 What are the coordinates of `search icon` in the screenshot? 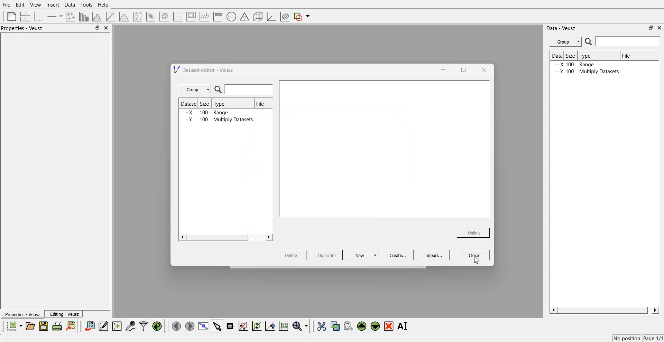 It's located at (220, 90).